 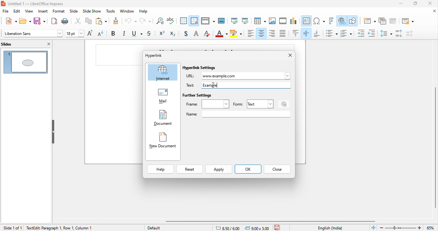 I want to click on view, so click(x=29, y=12).